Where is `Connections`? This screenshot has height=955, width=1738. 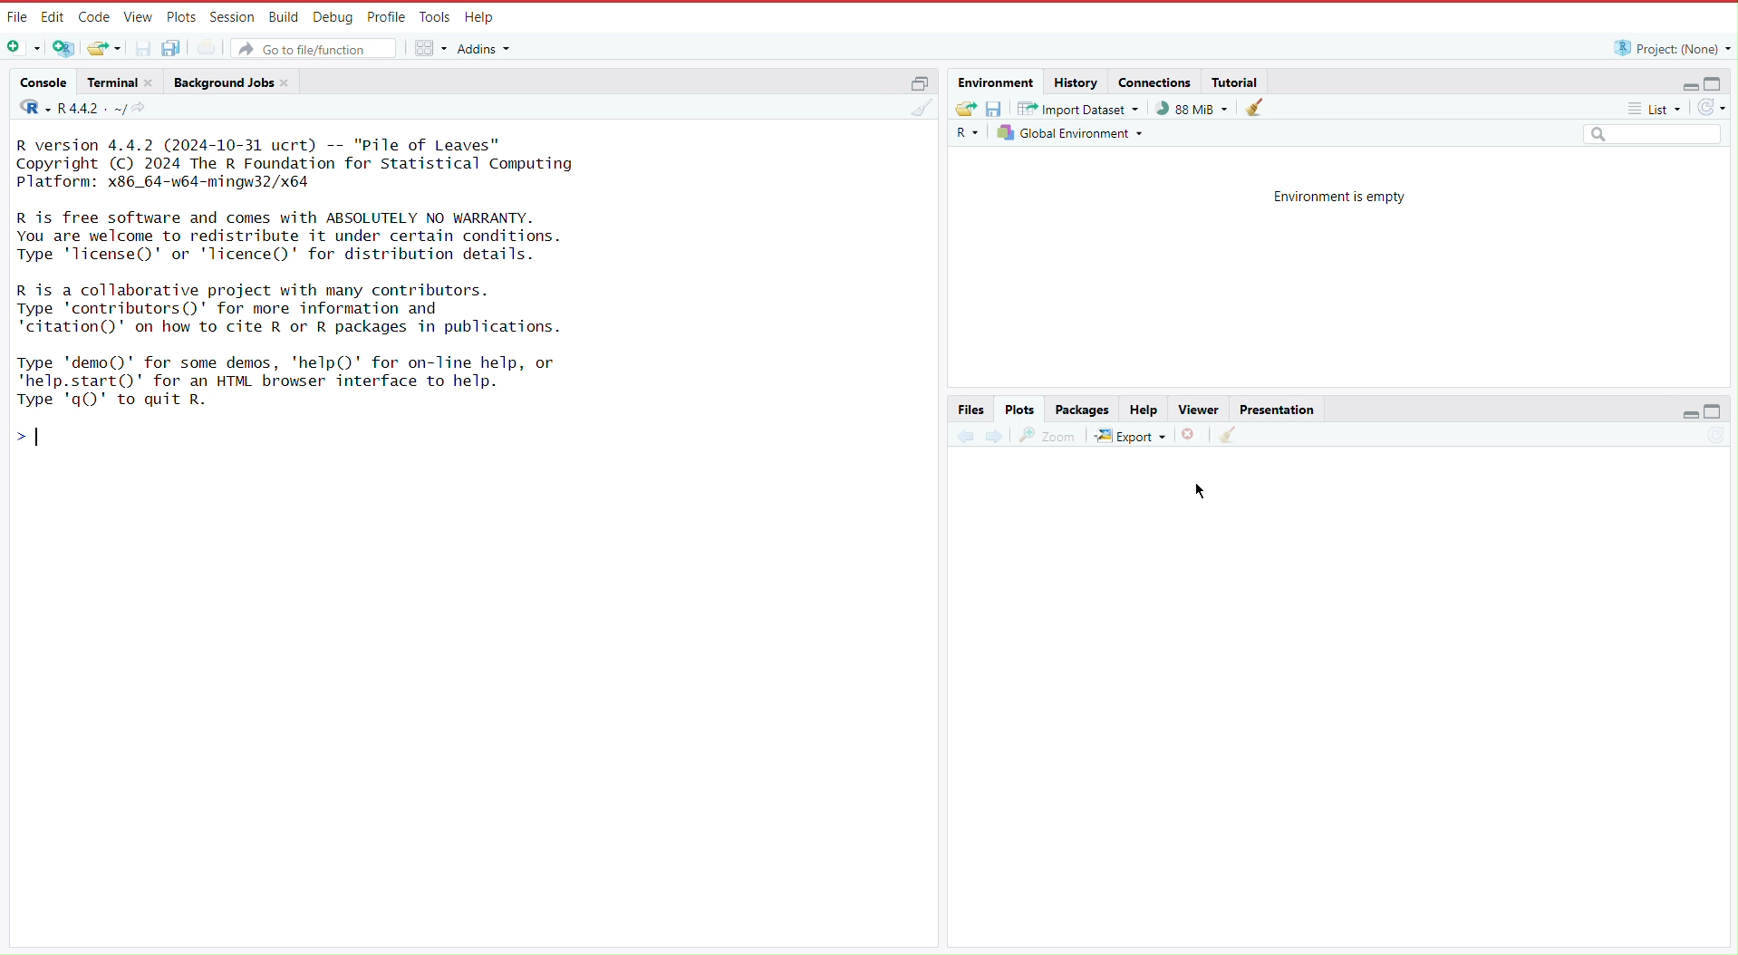
Connections is located at coordinates (1155, 82).